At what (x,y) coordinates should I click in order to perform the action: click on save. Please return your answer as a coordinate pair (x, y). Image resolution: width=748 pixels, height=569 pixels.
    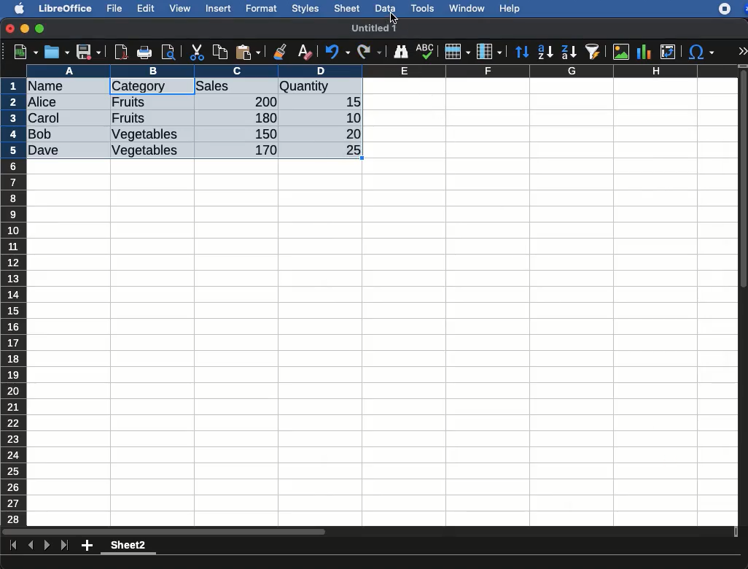
    Looking at the image, I should click on (89, 53).